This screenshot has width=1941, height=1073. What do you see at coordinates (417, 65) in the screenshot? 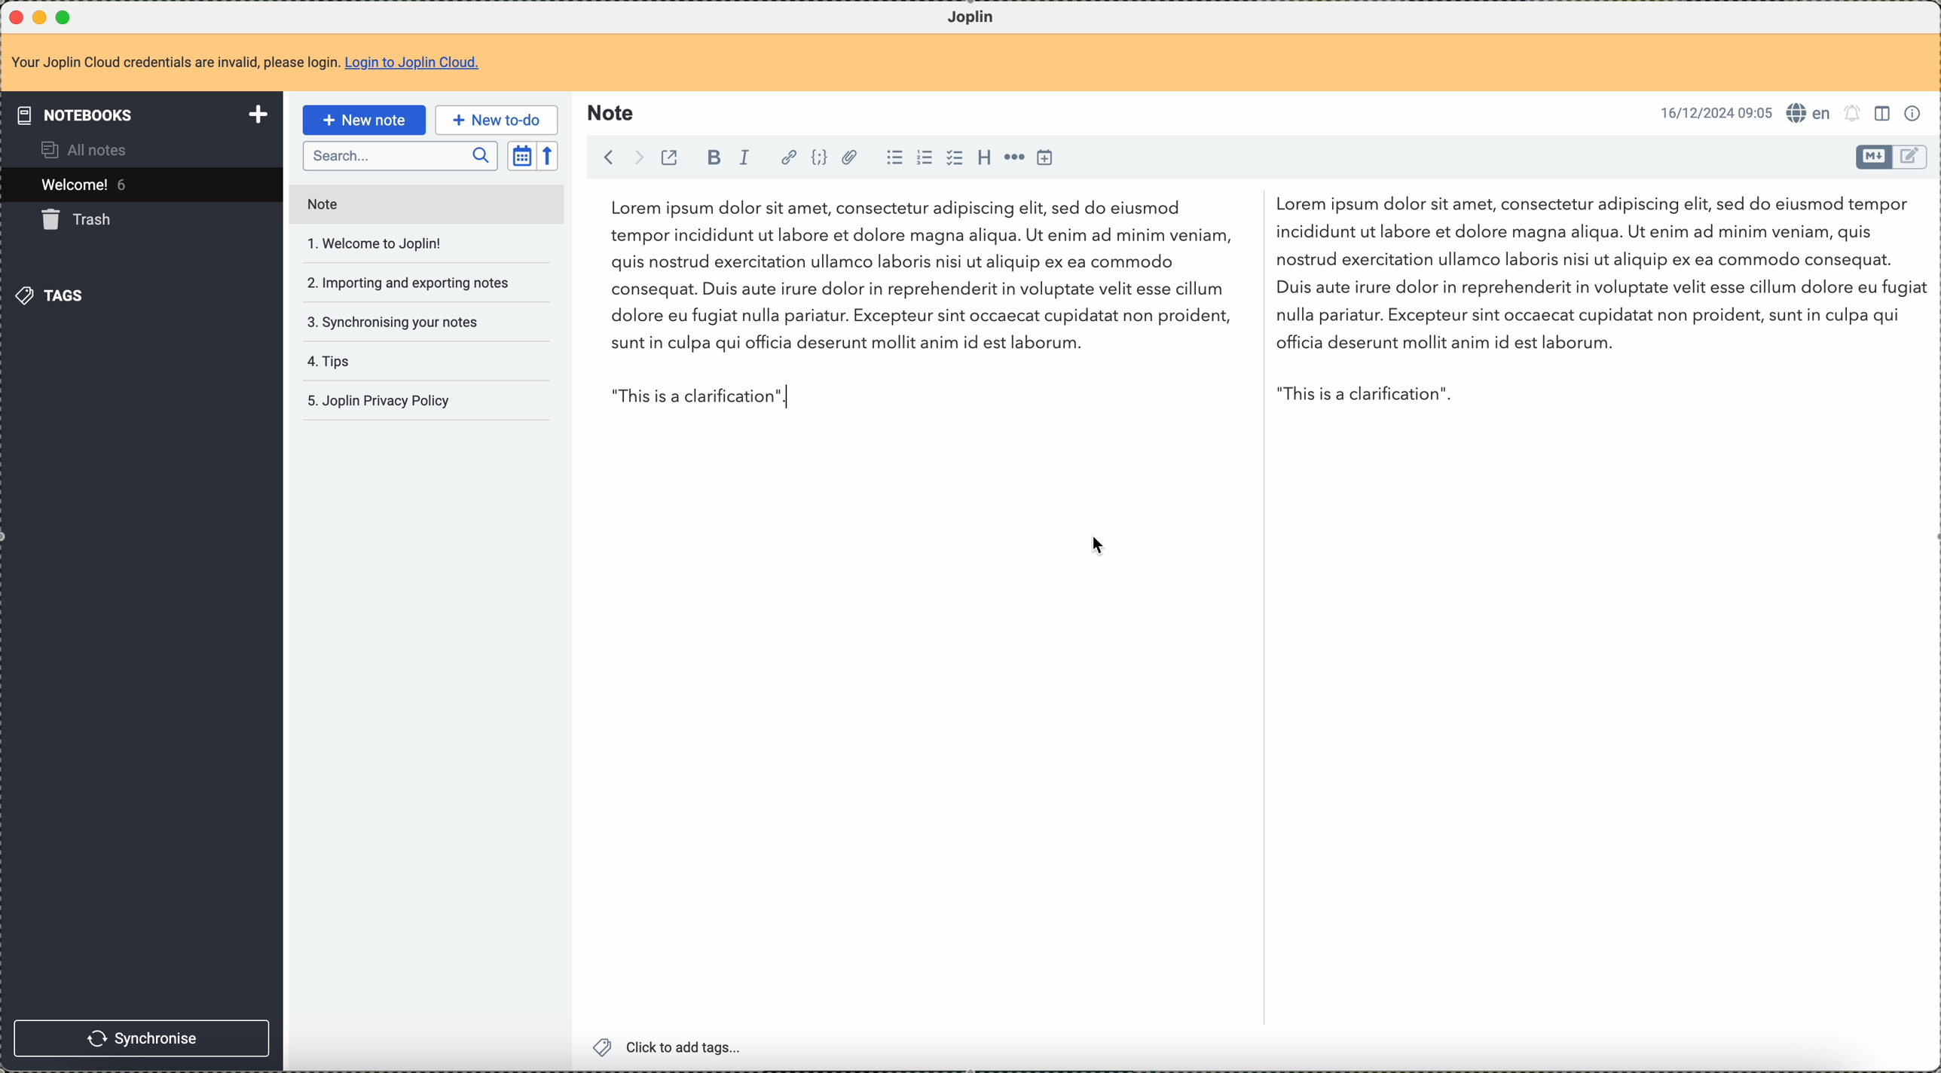
I see `Login to Joplin Cloud.` at bounding box center [417, 65].